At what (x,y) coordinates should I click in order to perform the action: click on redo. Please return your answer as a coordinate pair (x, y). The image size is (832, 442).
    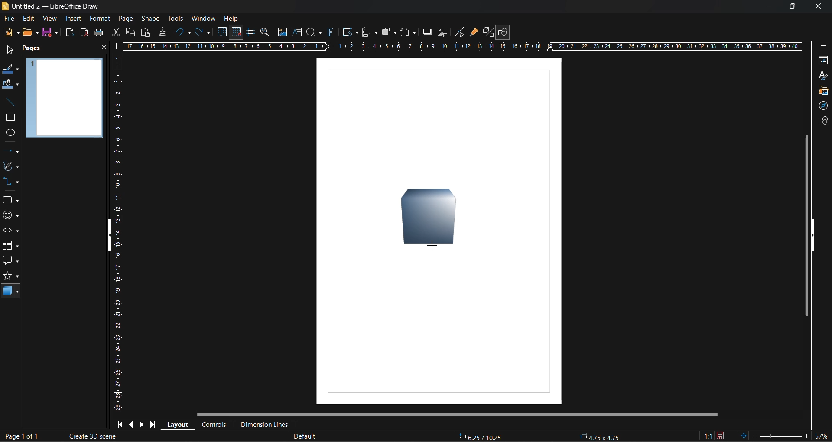
    Looking at the image, I should click on (201, 33).